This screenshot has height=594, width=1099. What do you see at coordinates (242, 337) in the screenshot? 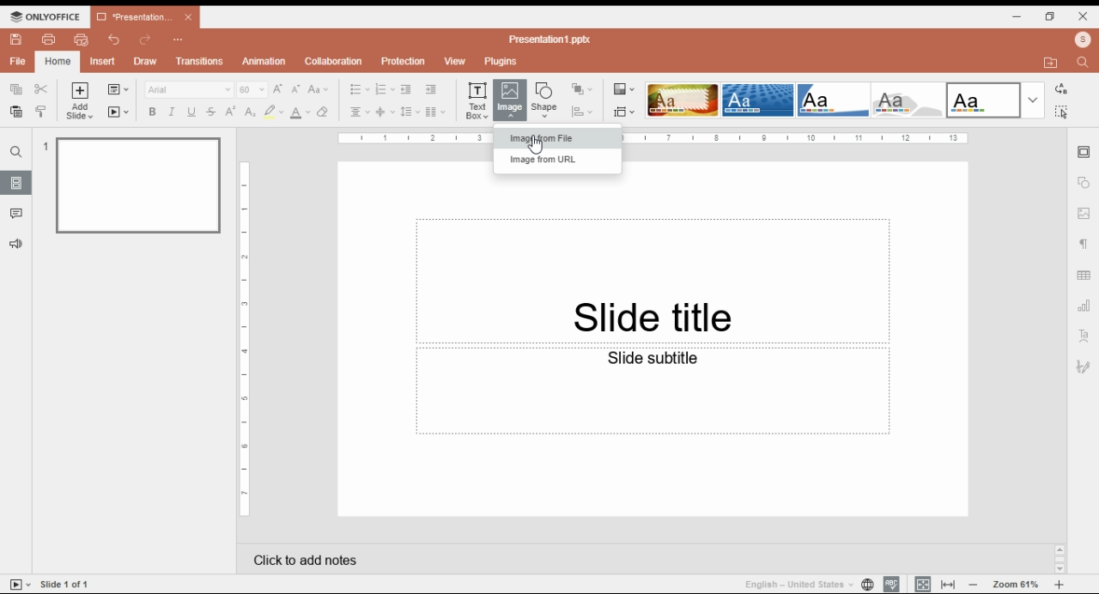
I see `Scale` at bounding box center [242, 337].